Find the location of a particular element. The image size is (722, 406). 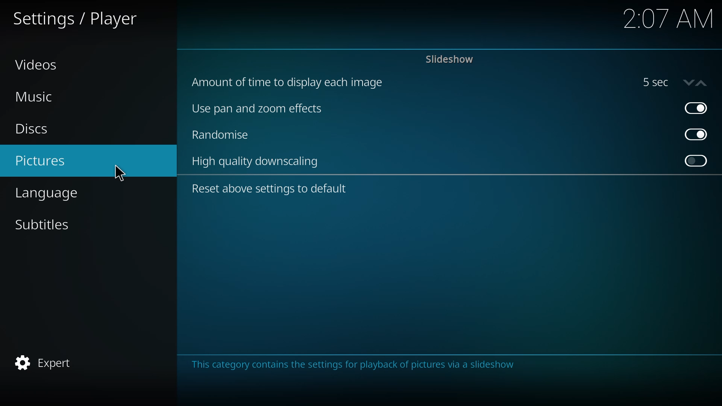

enabled is located at coordinates (698, 135).